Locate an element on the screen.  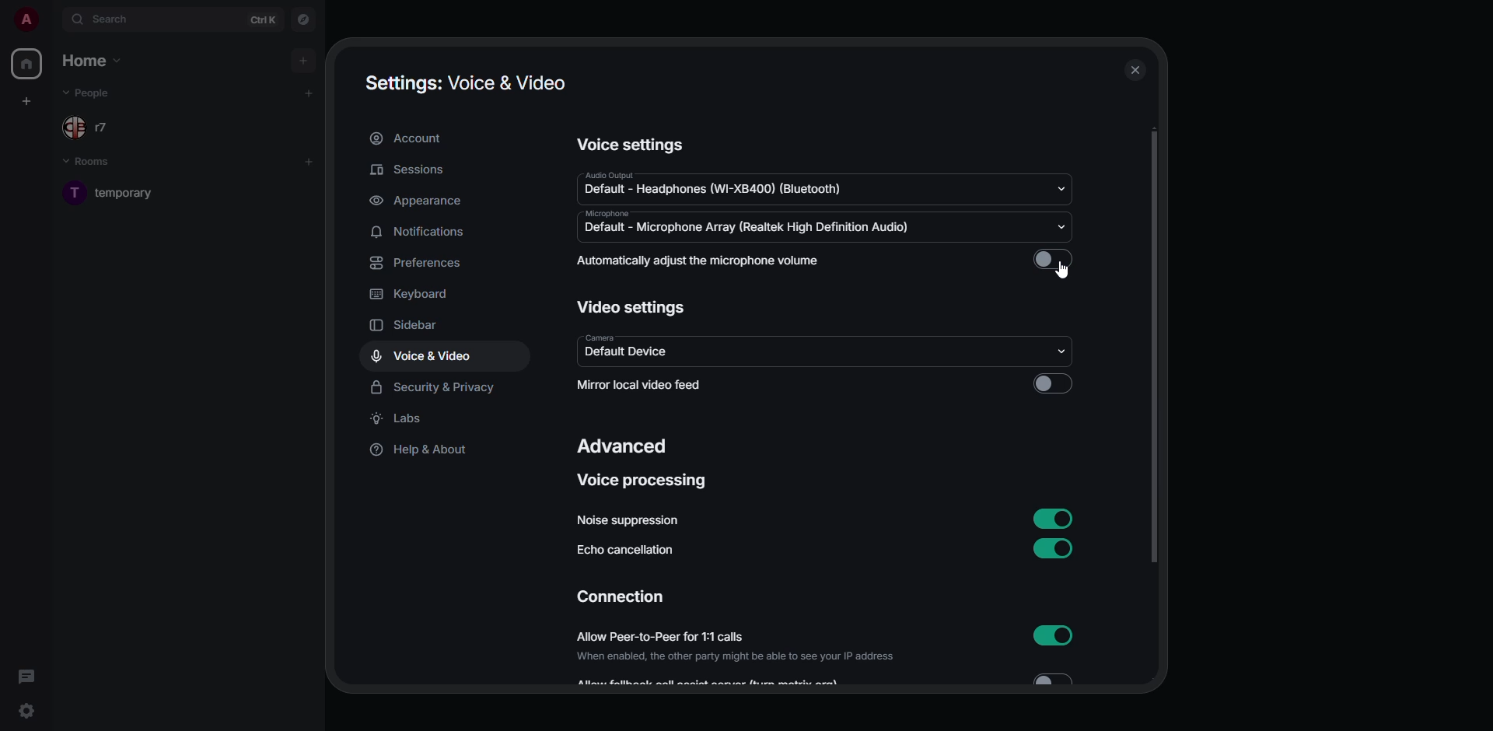
audio output is located at coordinates (633, 176).